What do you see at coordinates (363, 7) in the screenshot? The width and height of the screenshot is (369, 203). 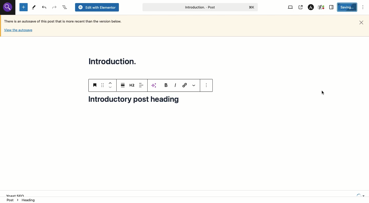 I see `Options` at bounding box center [363, 7].